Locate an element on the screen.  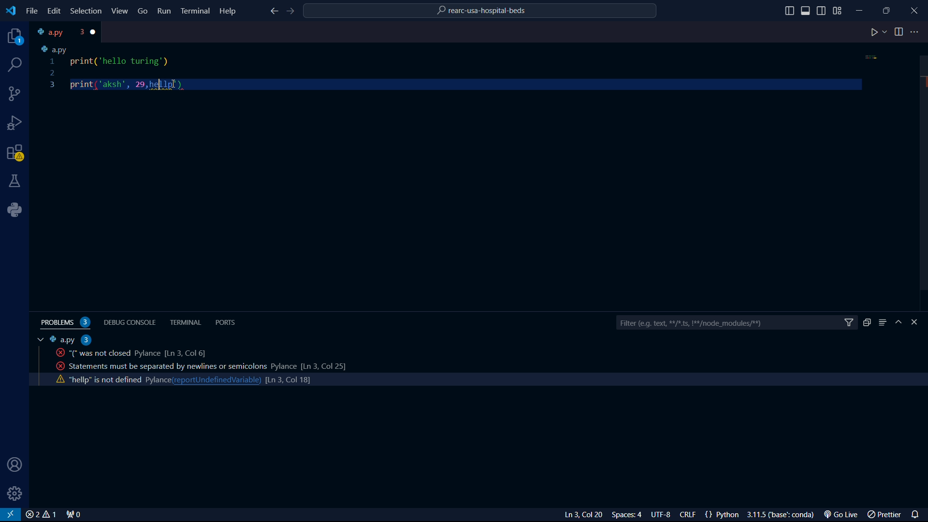
foward is located at coordinates (292, 12).